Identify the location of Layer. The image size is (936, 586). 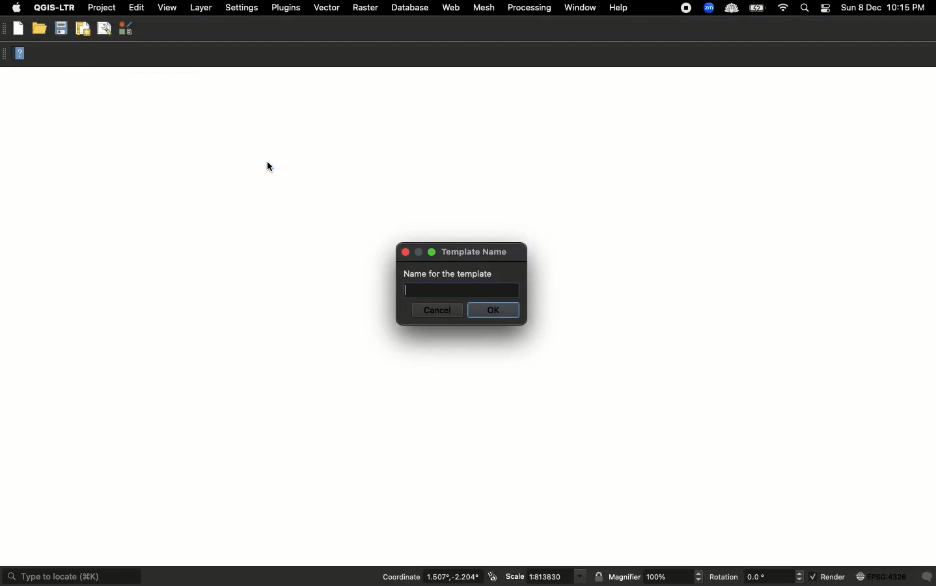
(200, 8).